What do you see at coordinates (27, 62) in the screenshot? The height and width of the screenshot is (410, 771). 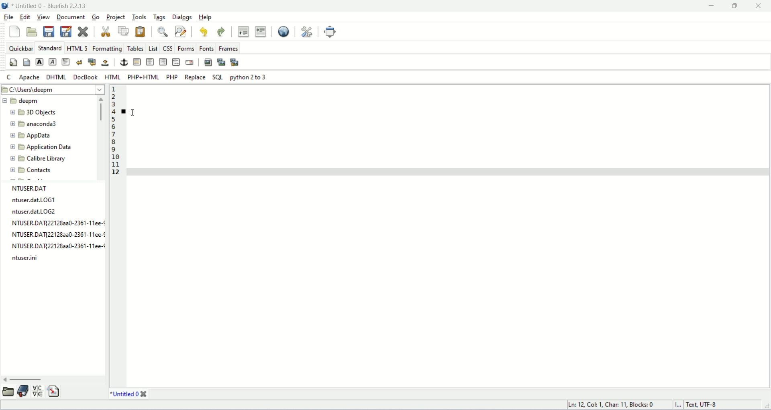 I see `body` at bounding box center [27, 62].